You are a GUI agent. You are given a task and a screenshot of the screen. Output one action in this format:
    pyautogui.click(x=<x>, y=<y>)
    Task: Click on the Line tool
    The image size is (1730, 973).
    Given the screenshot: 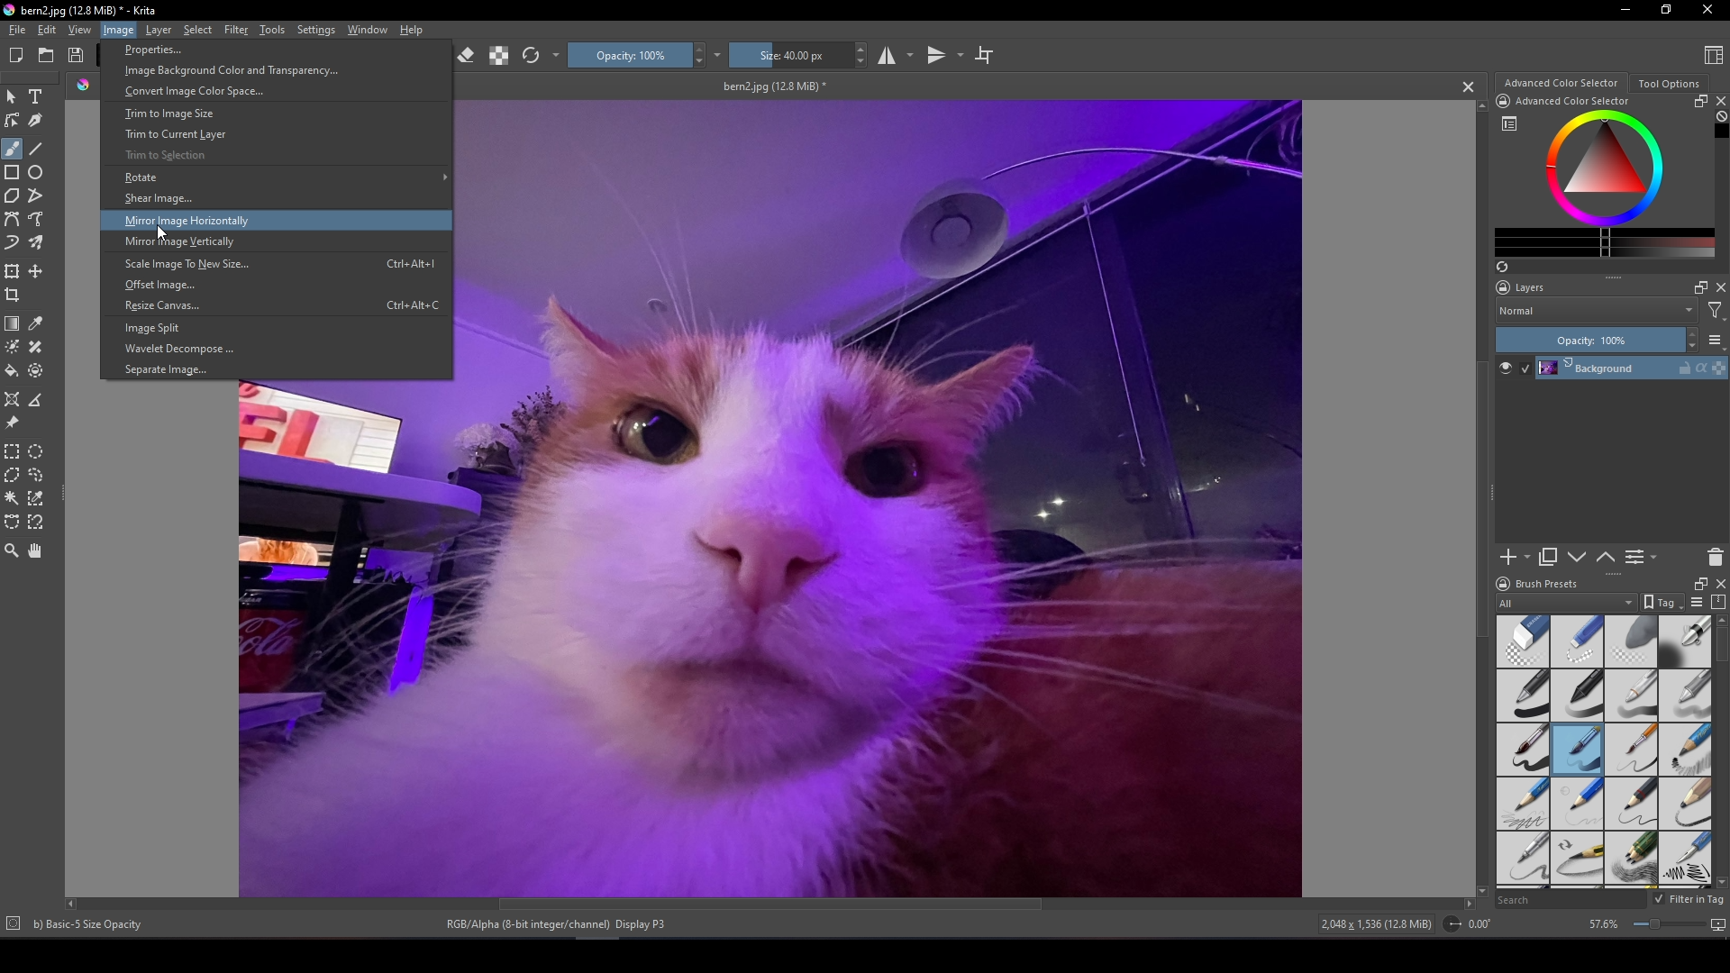 What is the action you would take?
    pyautogui.click(x=36, y=150)
    